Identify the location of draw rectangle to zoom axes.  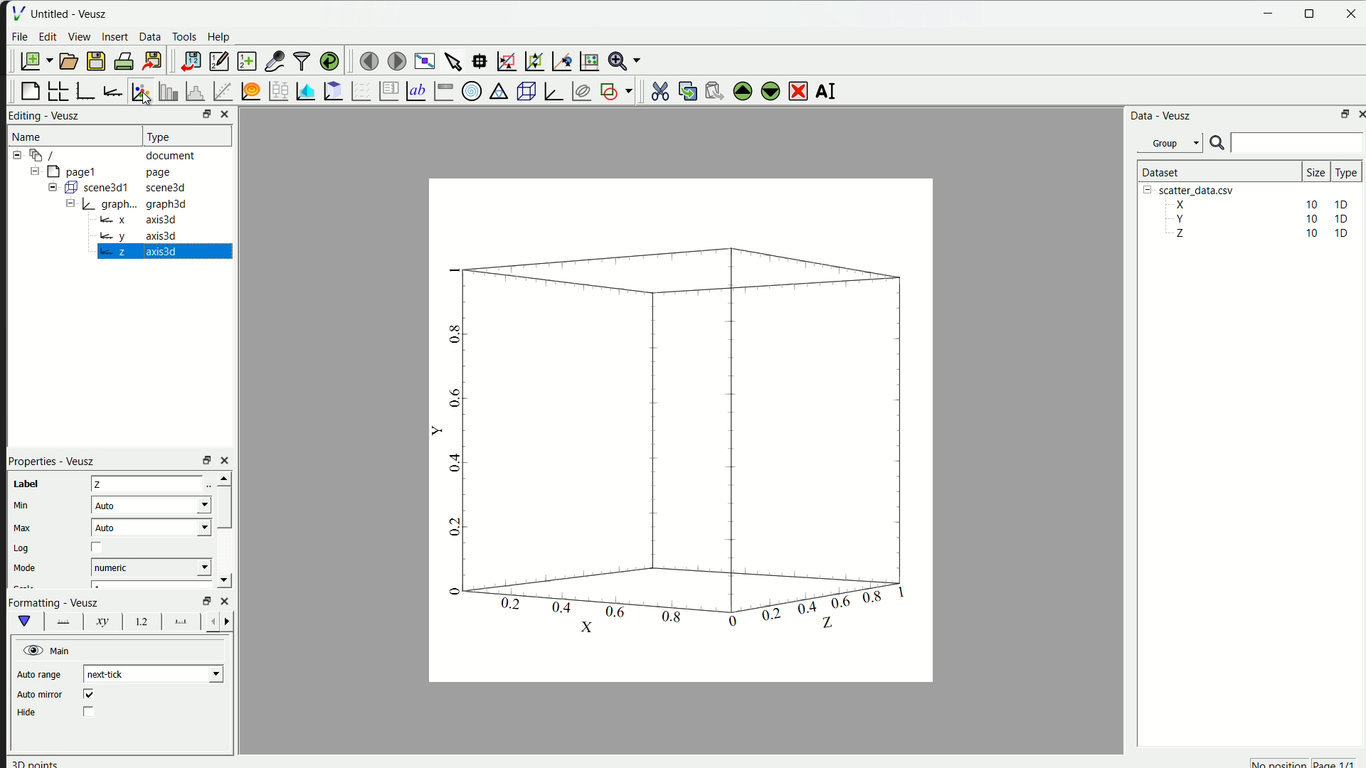
(507, 59).